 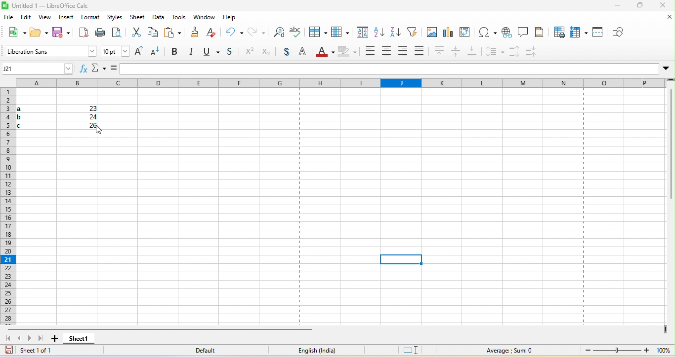 I want to click on header and footer, so click(x=540, y=33).